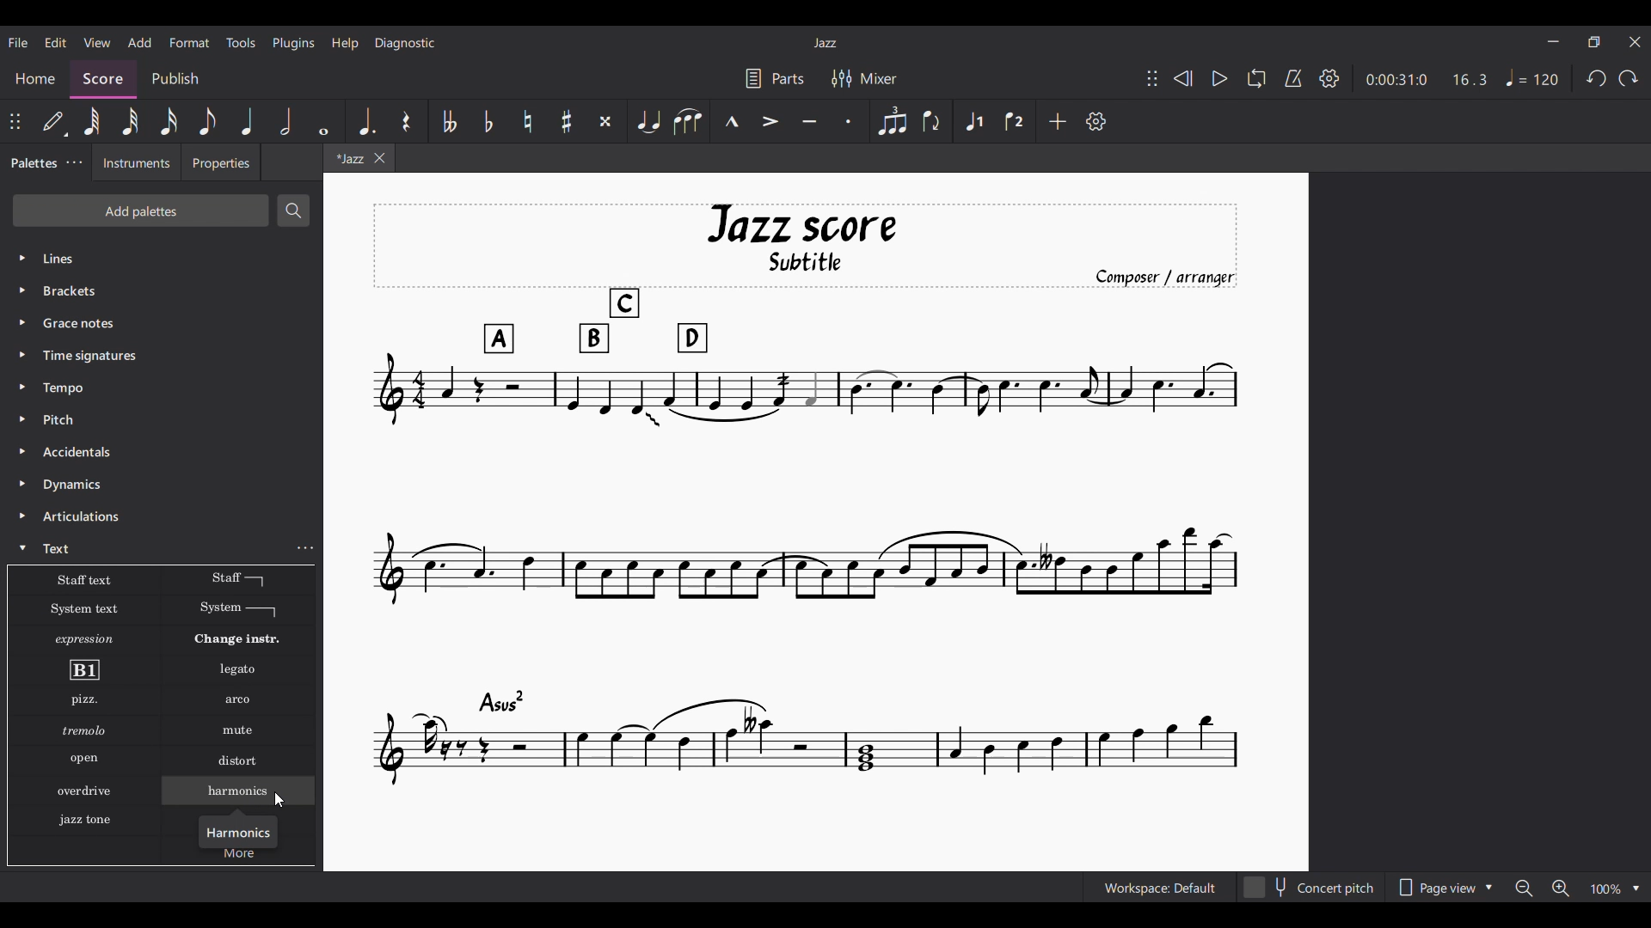 The height and width of the screenshot is (928, 1651). What do you see at coordinates (448, 121) in the screenshot?
I see `Toggle double flat` at bounding box center [448, 121].